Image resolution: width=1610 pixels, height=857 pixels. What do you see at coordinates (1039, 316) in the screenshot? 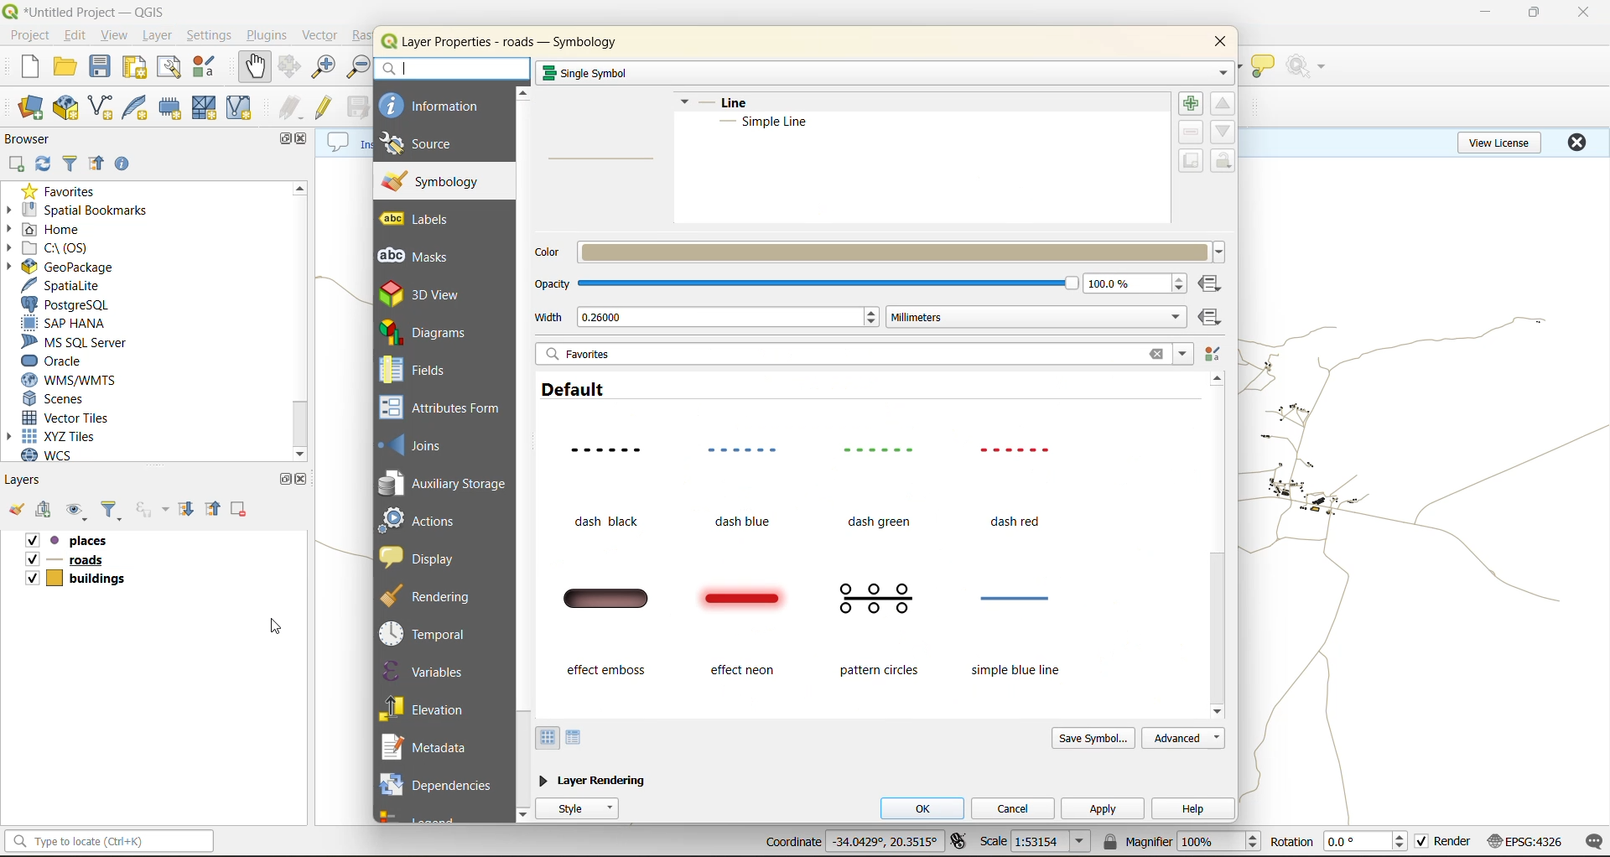
I see `millimeters` at bounding box center [1039, 316].